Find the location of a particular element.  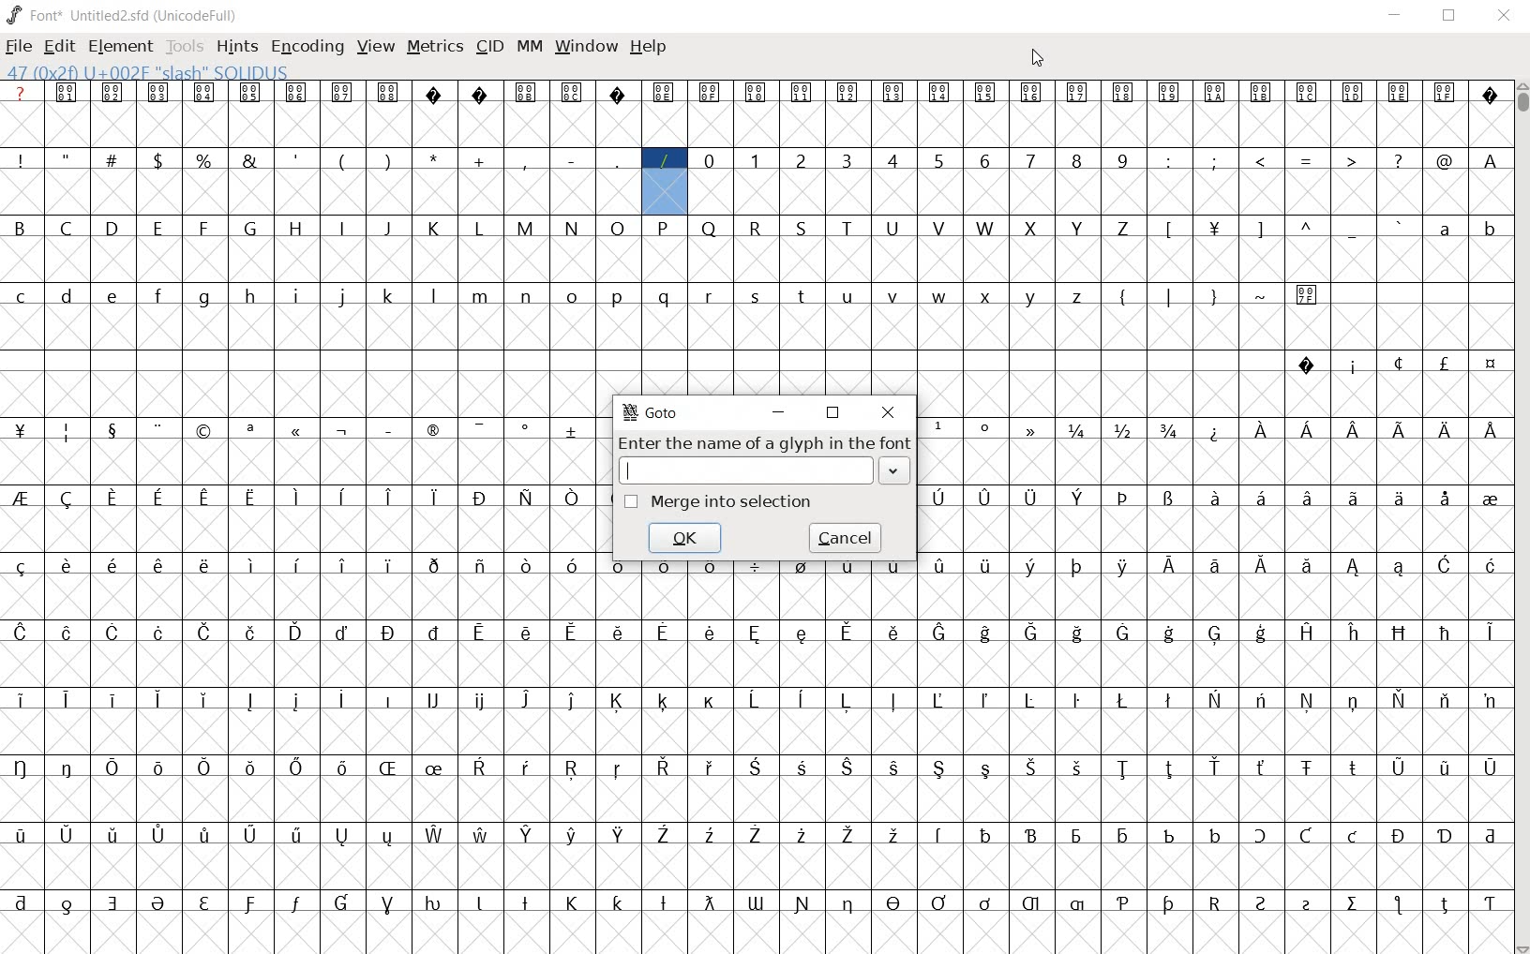

glyph is located at coordinates (67, 433).